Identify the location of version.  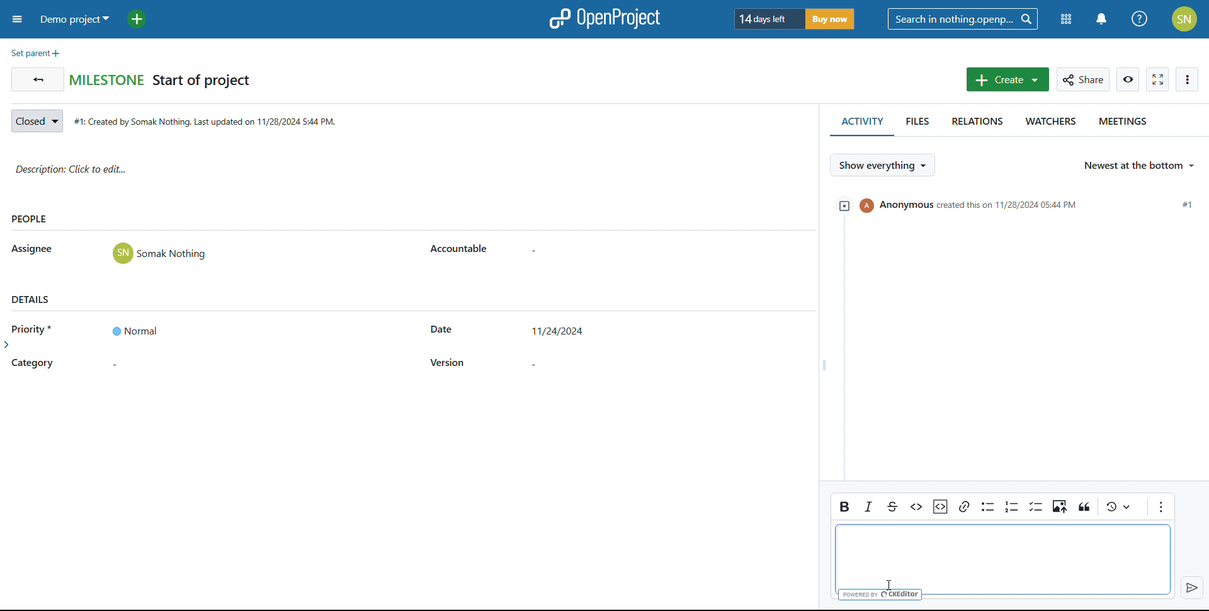
(448, 363).